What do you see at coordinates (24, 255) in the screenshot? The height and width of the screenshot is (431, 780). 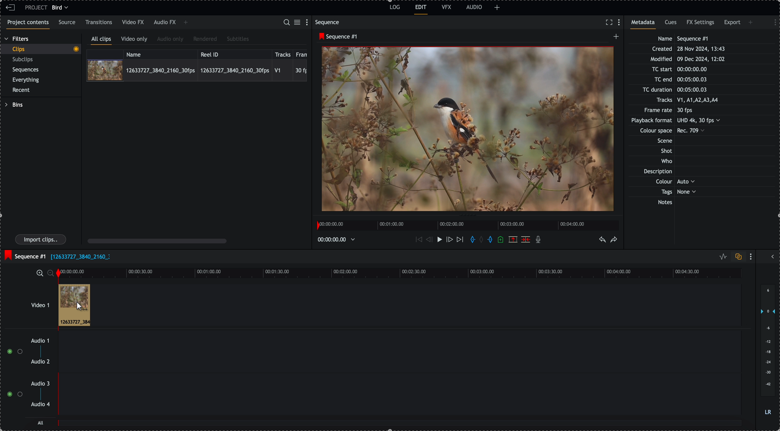 I see `sequence #1` at bounding box center [24, 255].